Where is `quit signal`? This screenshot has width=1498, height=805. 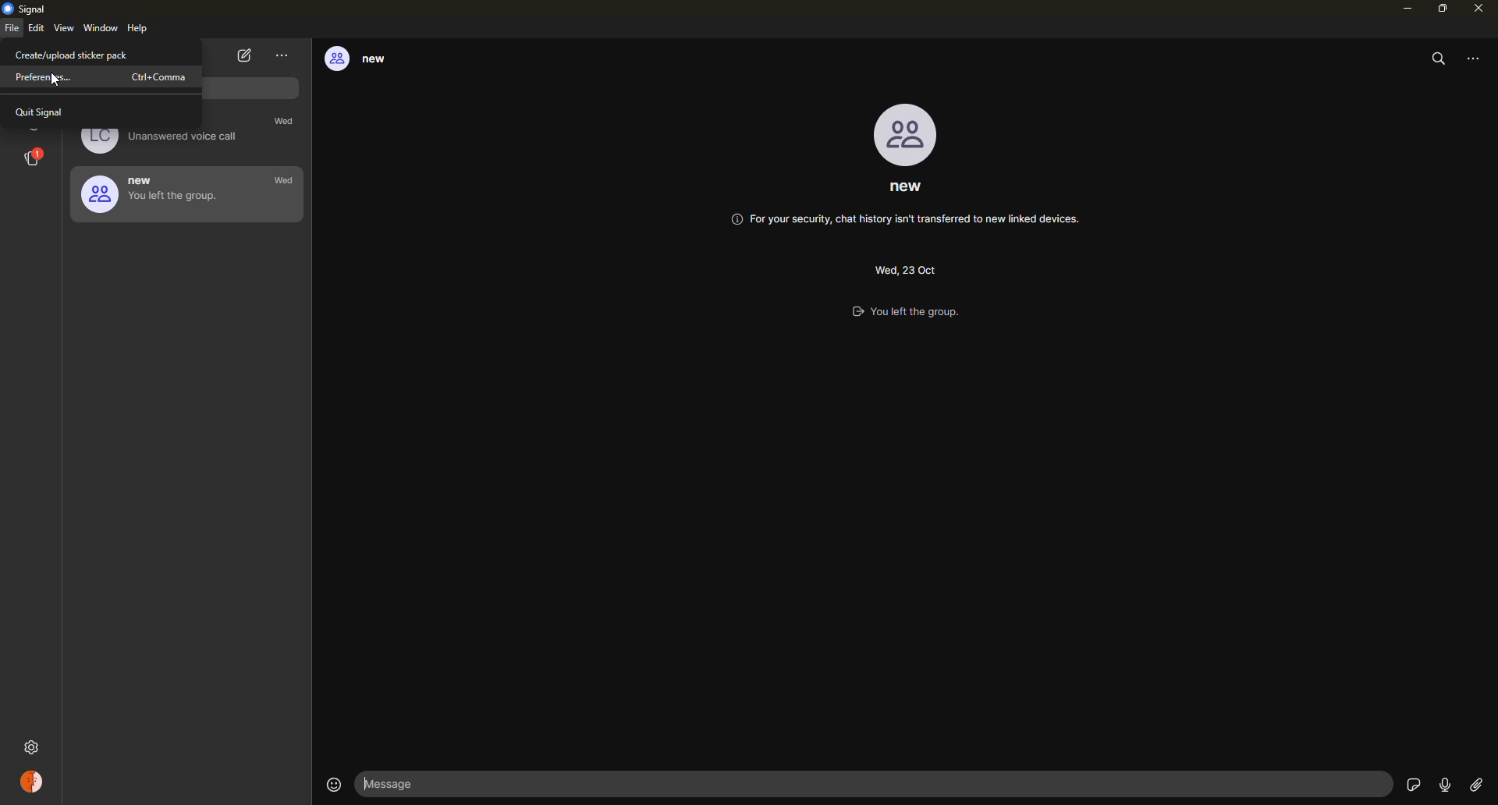 quit signal is located at coordinates (45, 112).